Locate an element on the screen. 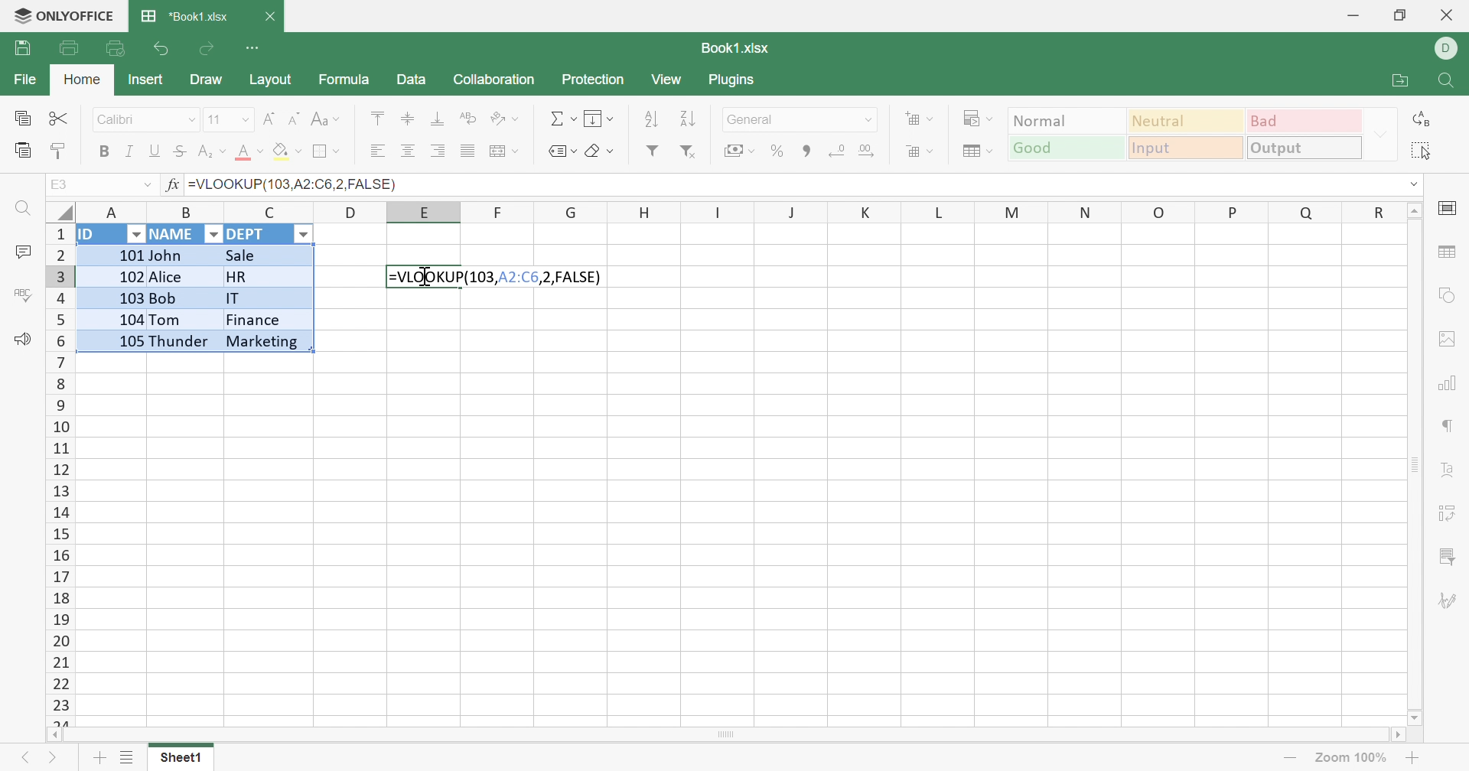 Image resolution: width=1469 pixels, height=771 pixels. Cut is located at coordinates (61, 119).